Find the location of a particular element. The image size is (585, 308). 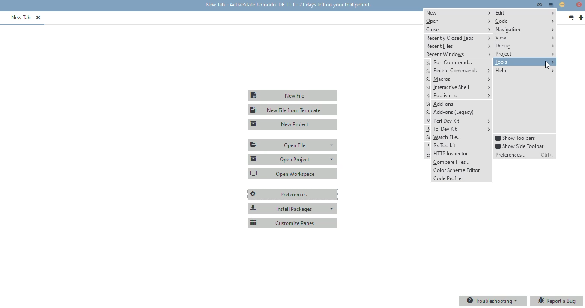

Watch file is located at coordinates (462, 138).